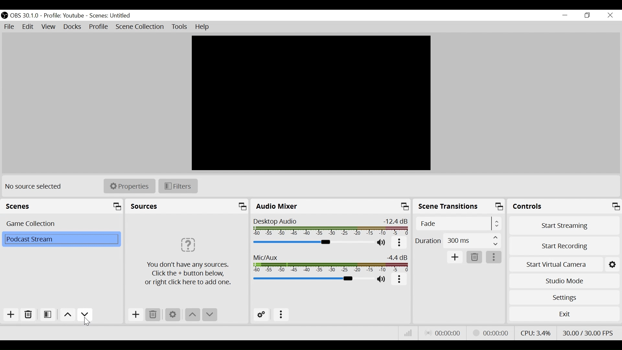 The height and width of the screenshot is (350, 622). I want to click on Preview, so click(312, 103).